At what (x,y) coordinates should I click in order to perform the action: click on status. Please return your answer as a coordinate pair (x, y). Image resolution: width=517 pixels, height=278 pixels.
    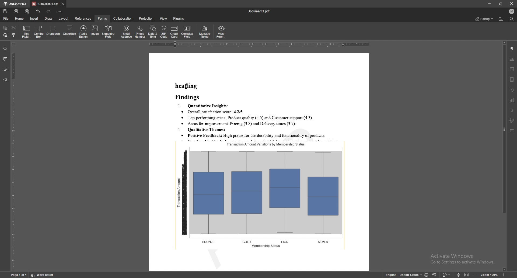
    Looking at the image, I should click on (484, 19).